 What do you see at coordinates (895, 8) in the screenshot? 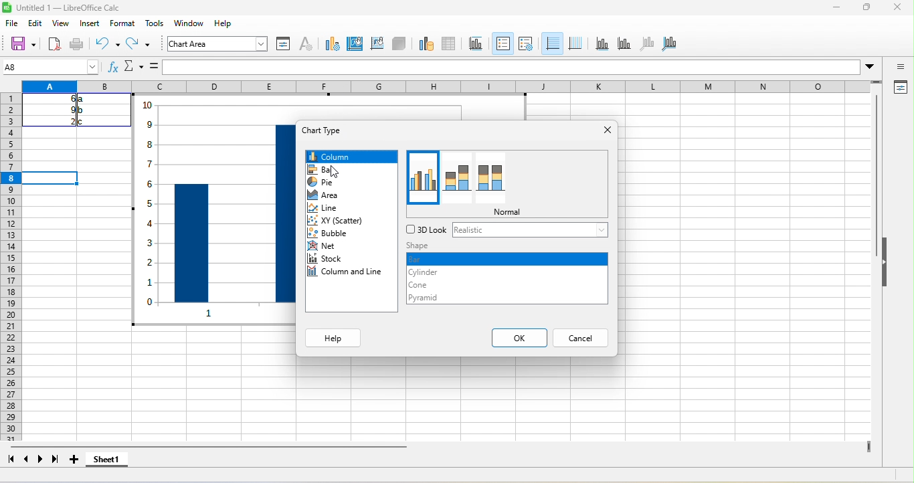
I see `close` at bounding box center [895, 8].